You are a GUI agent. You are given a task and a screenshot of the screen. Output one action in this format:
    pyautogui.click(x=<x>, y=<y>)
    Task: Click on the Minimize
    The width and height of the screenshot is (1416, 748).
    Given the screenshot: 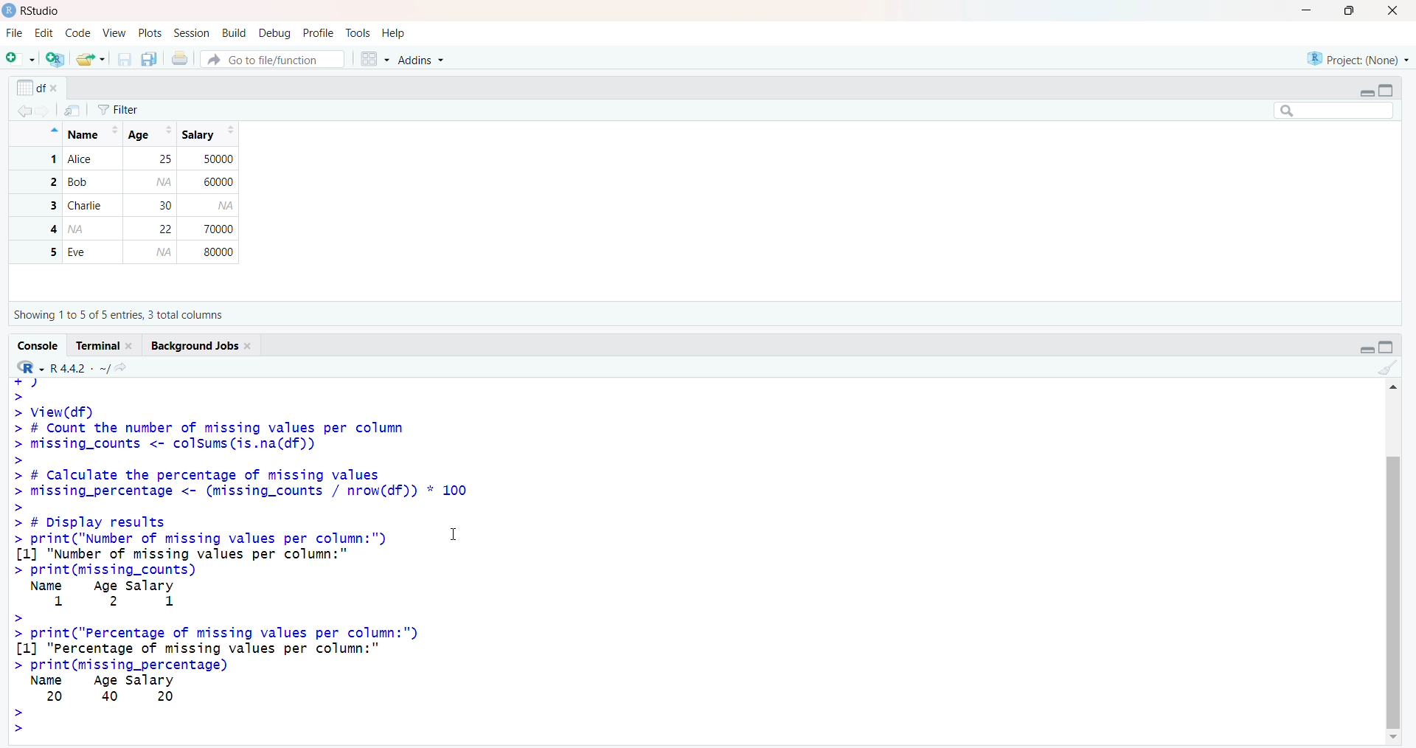 What is the action you would take?
    pyautogui.click(x=1364, y=92)
    